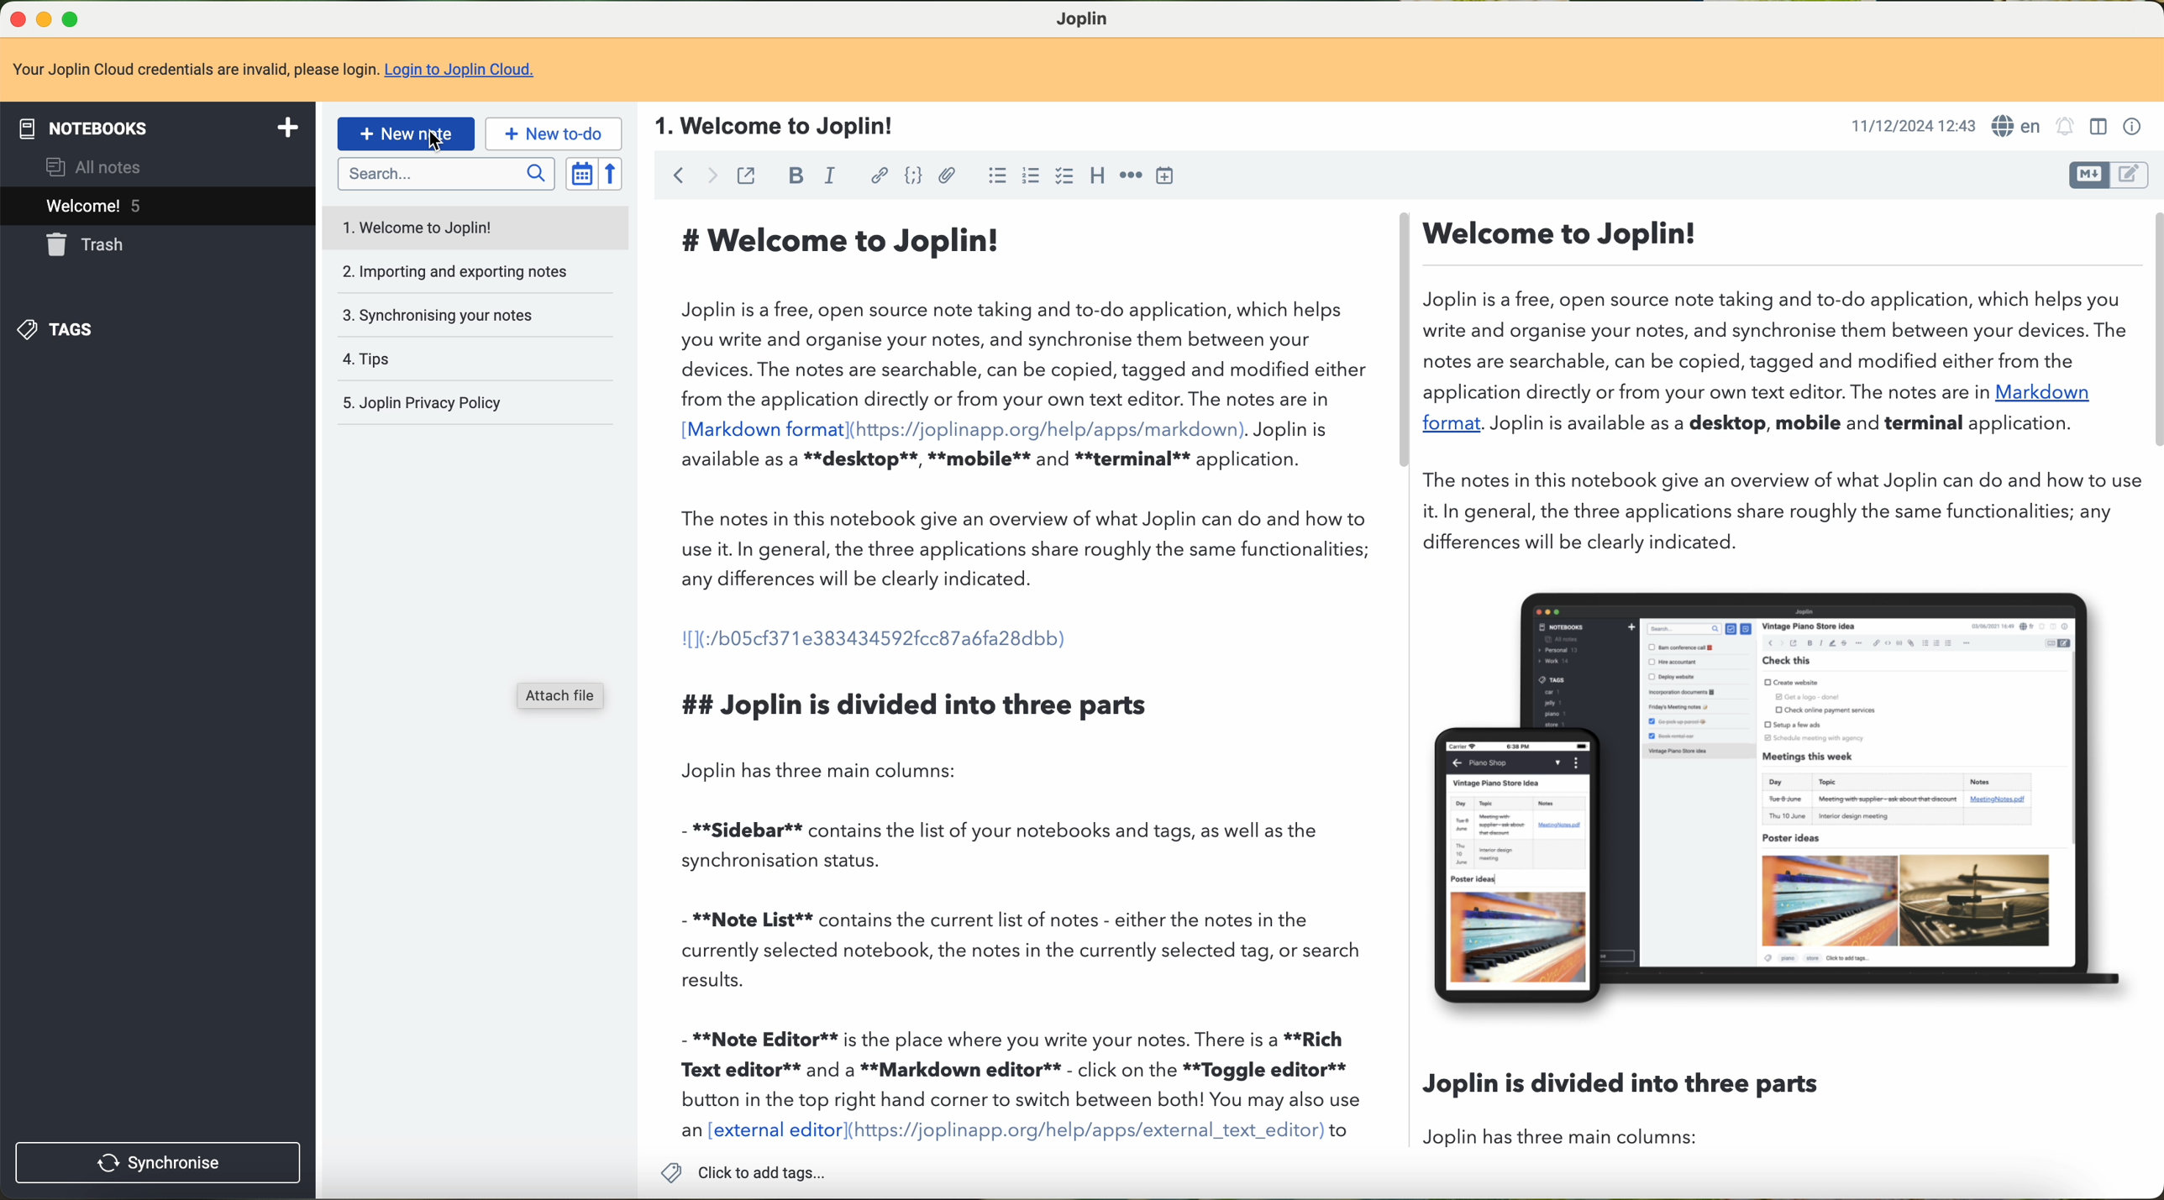 This screenshot has width=2164, height=1200. Describe the element at coordinates (446, 174) in the screenshot. I see `search bar` at that location.